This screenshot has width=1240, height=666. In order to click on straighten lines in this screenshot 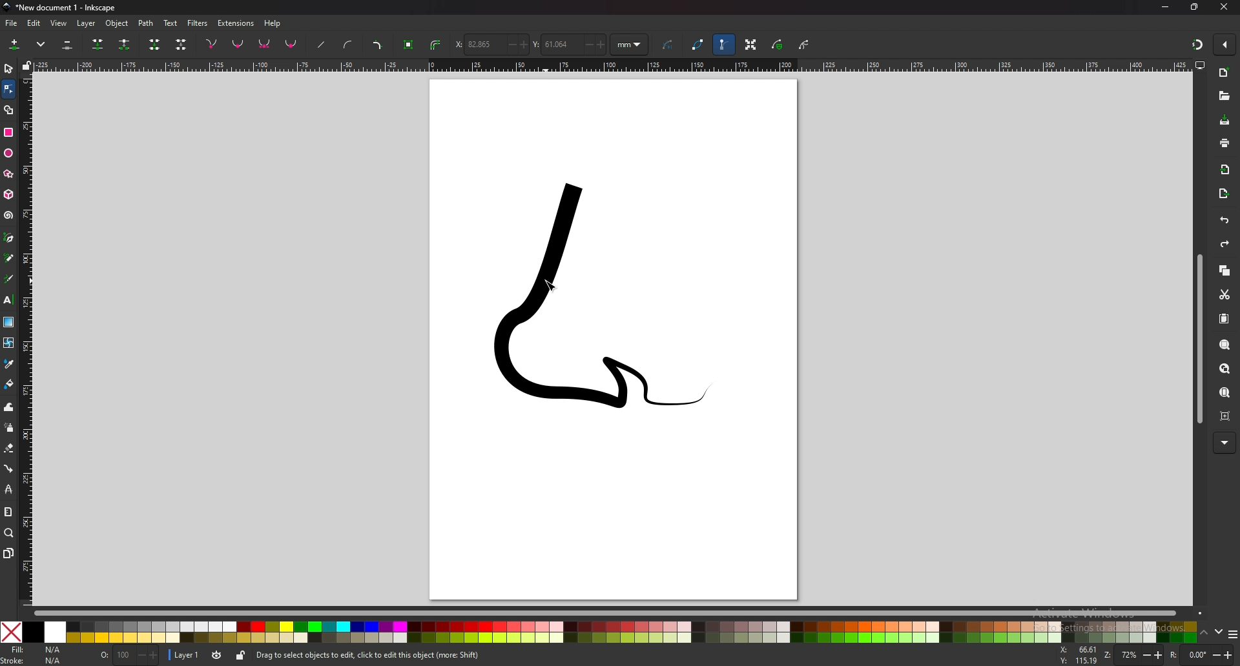, I will do `click(322, 46)`.